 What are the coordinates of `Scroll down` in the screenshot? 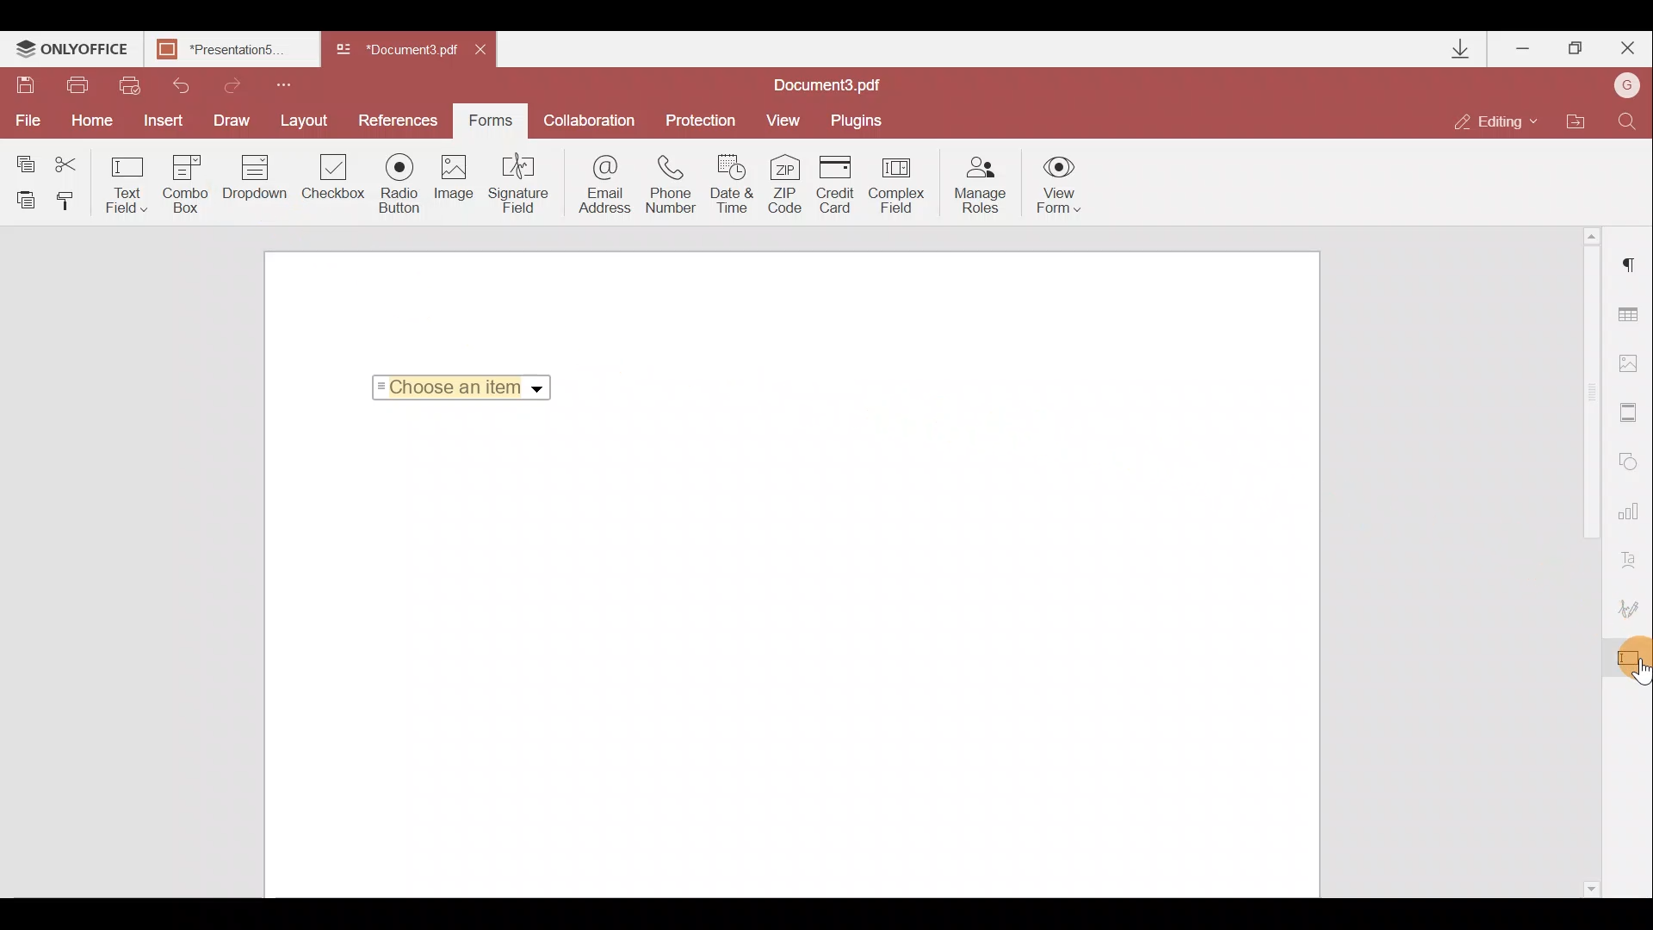 It's located at (1591, 889).